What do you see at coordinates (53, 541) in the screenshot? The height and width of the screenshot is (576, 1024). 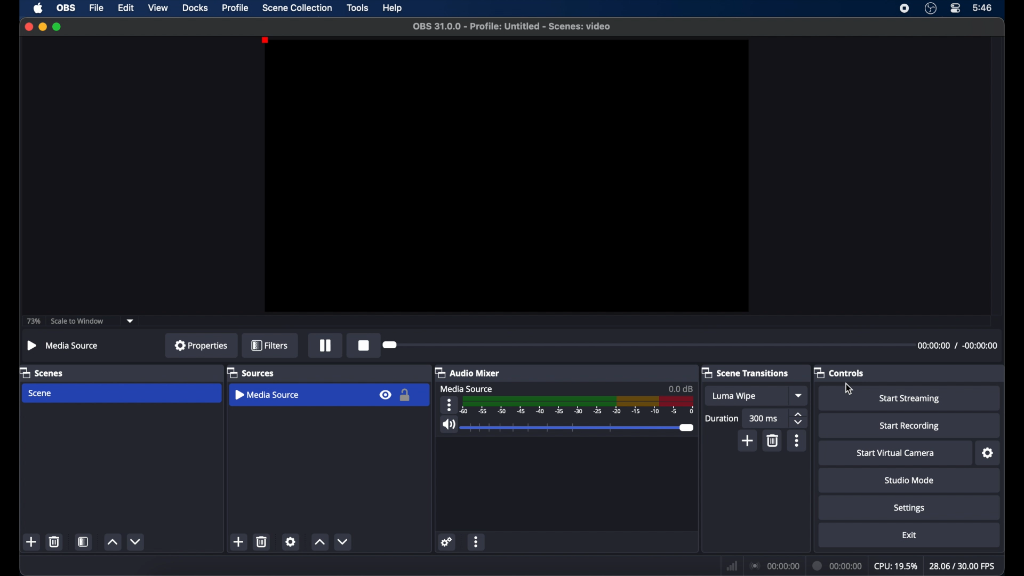 I see `delete` at bounding box center [53, 541].